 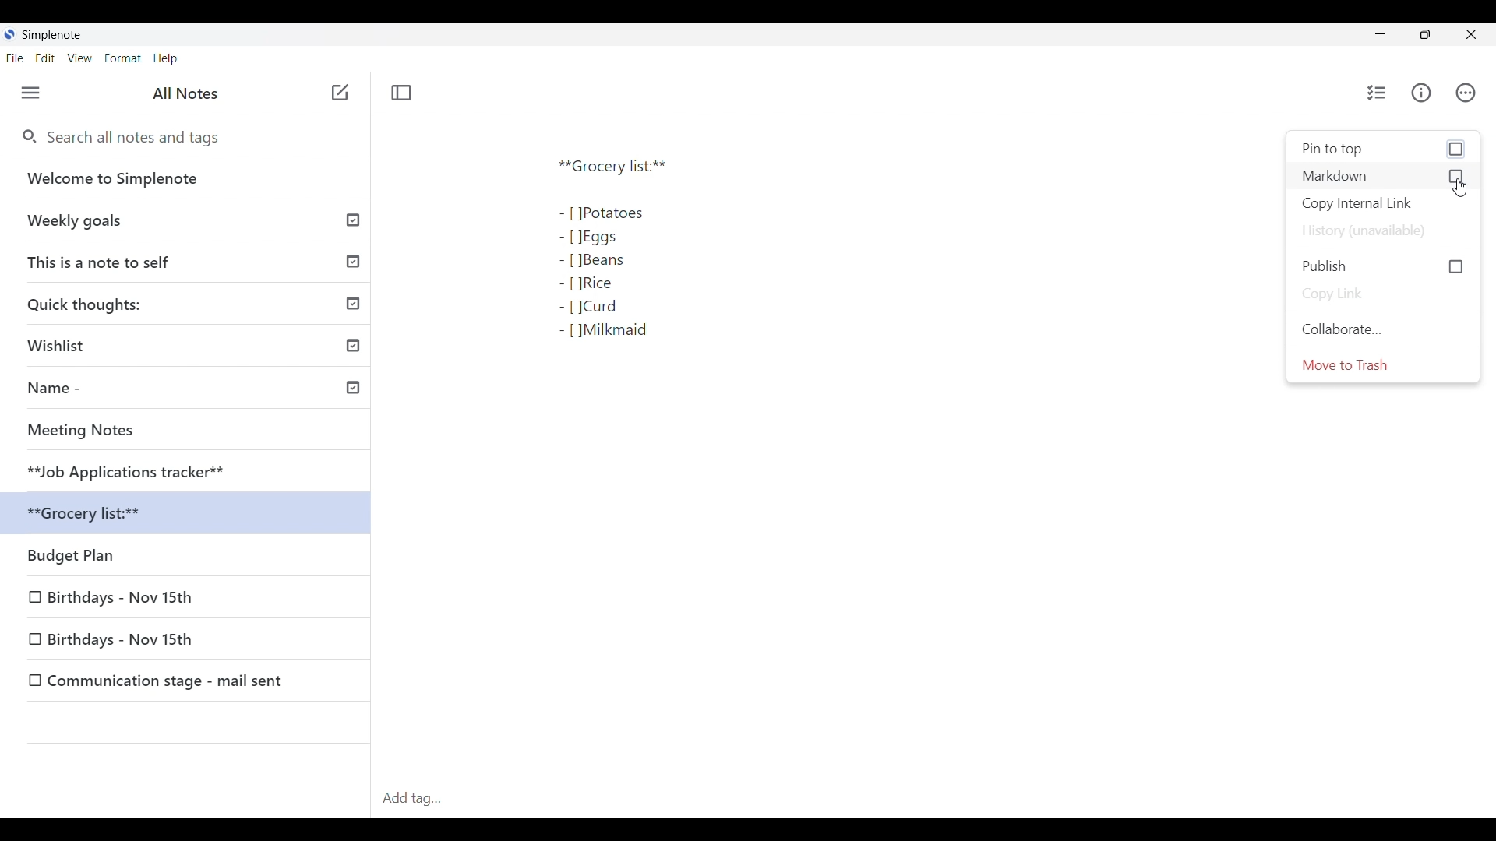 What do you see at coordinates (1385, 295) in the screenshot?
I see `Copy link` at bounding box center [1385, 295].